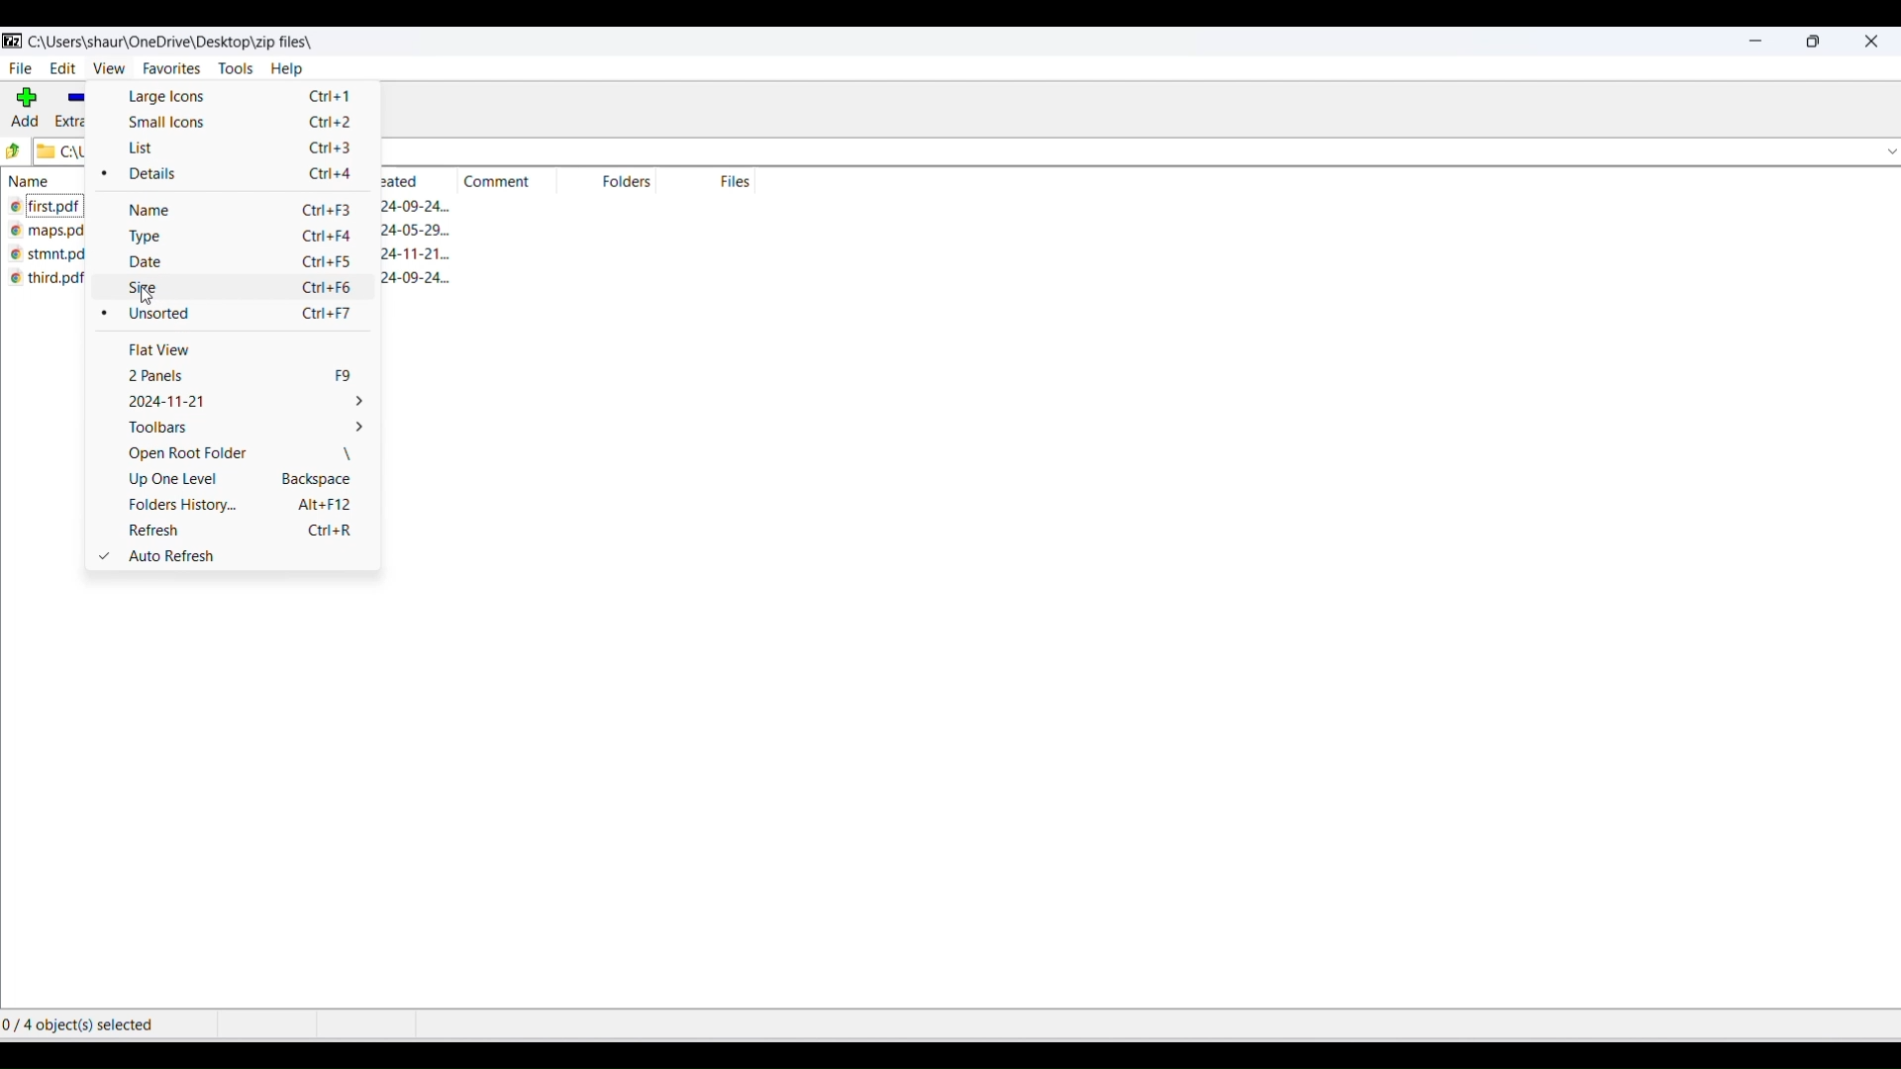 Image resolution: width=1901 pixels, height=1069 pixels. What do you see at coordinates (55, 283) in the screenshot?
I see `file name` at bounding box center [55, 283].